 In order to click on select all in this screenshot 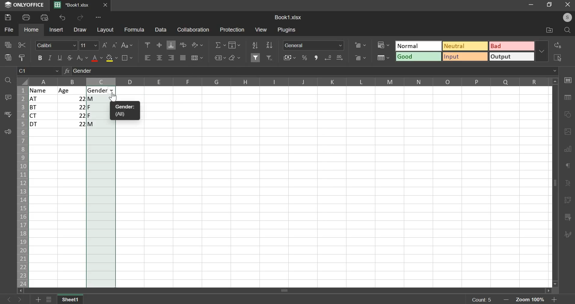, I will do `click(559, 56)`.